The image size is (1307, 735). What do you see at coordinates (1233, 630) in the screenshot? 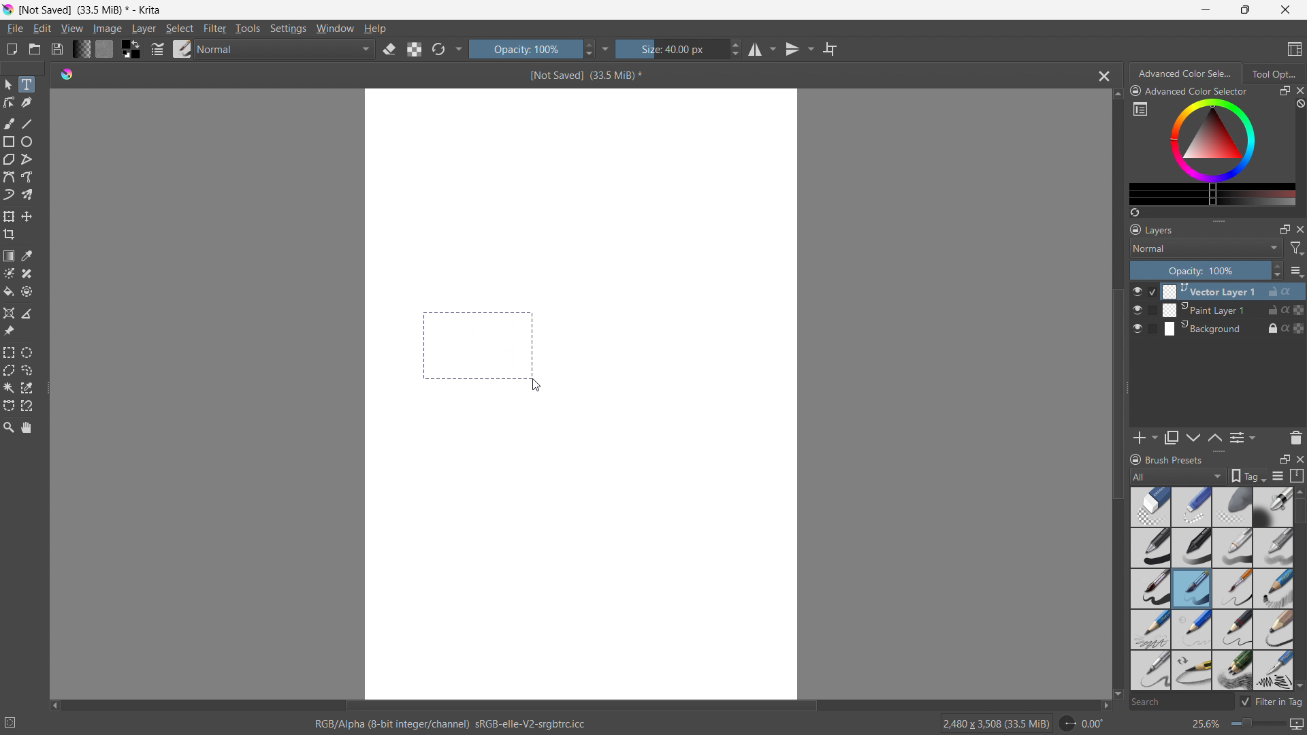
I see `small tip pencil` at bounding box center [1233, 630].